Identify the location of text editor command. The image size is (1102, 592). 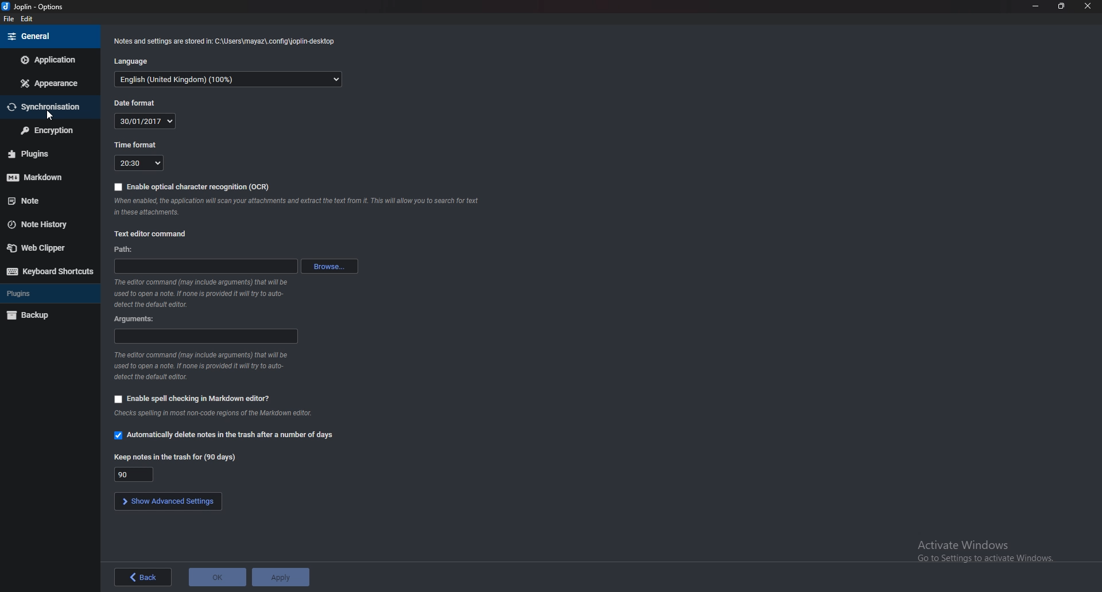
(151, 234).